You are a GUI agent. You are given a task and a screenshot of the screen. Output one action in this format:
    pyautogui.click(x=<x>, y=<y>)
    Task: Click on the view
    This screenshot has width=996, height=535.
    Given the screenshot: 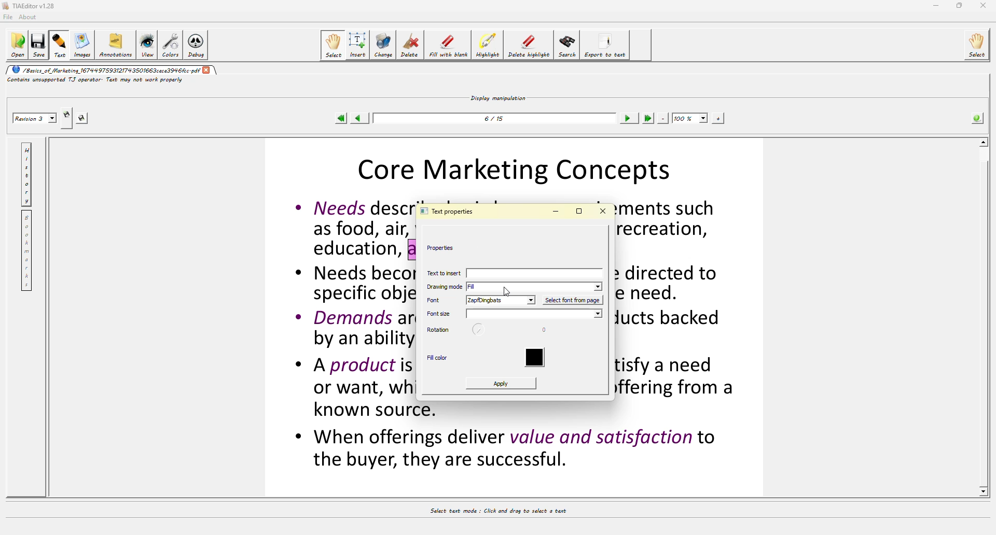 What is the action you would take?
    pyautogui.click(x=147, y=44)
    